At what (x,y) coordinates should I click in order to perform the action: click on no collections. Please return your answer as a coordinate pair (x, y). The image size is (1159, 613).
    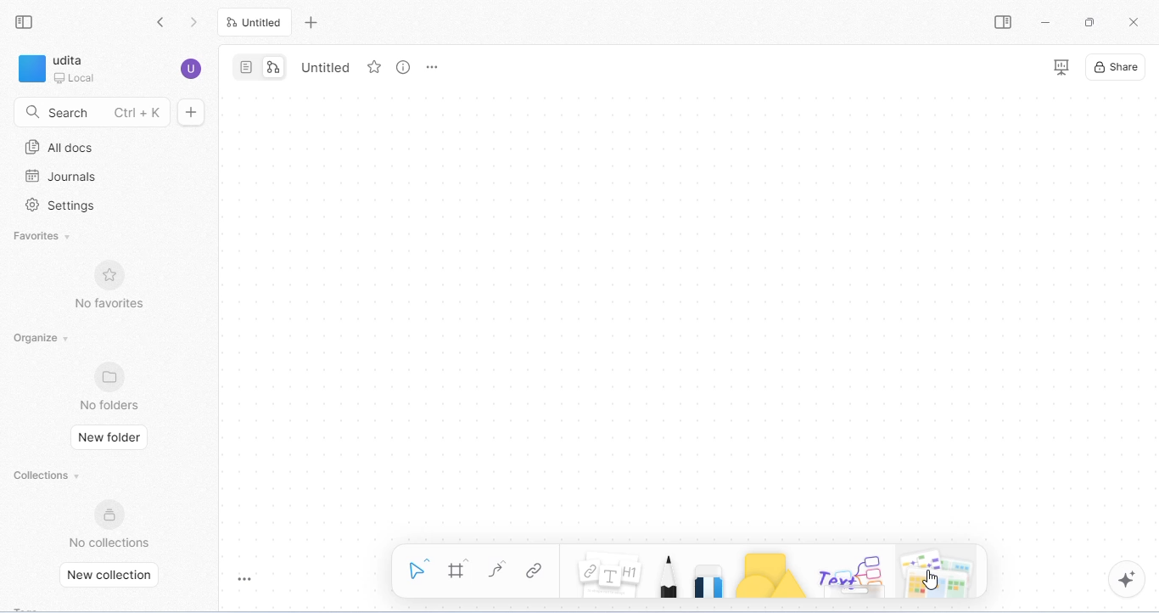
    Looking at the image, I should click on (109, 523).